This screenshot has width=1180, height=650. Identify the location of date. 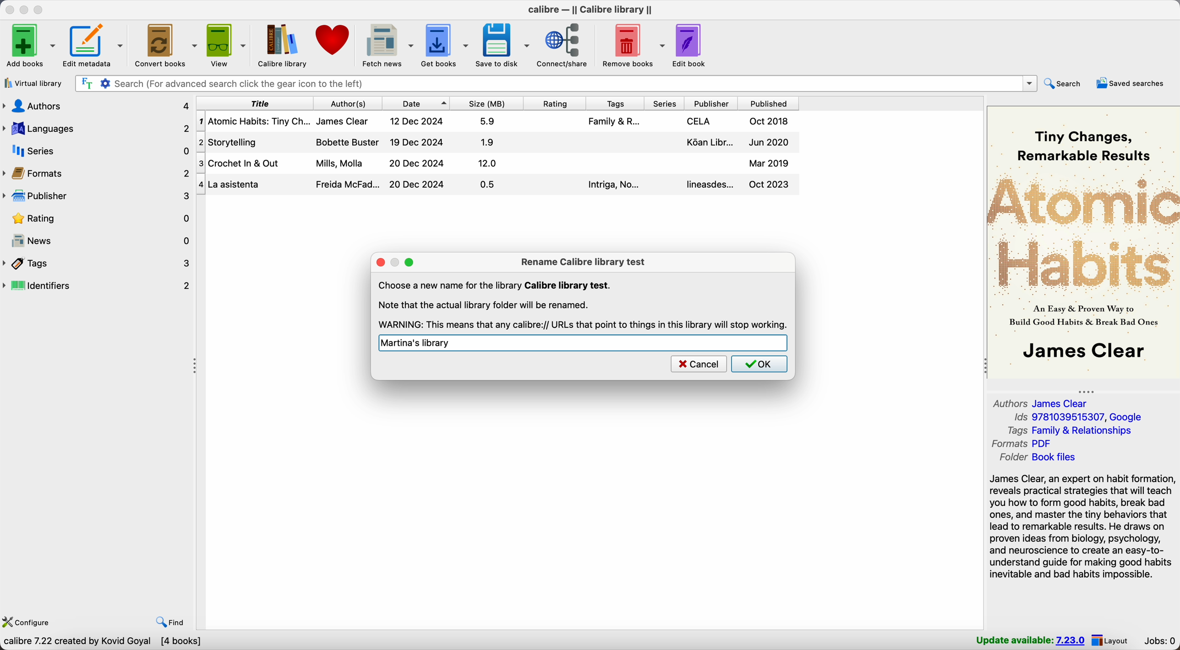
(416, 103).